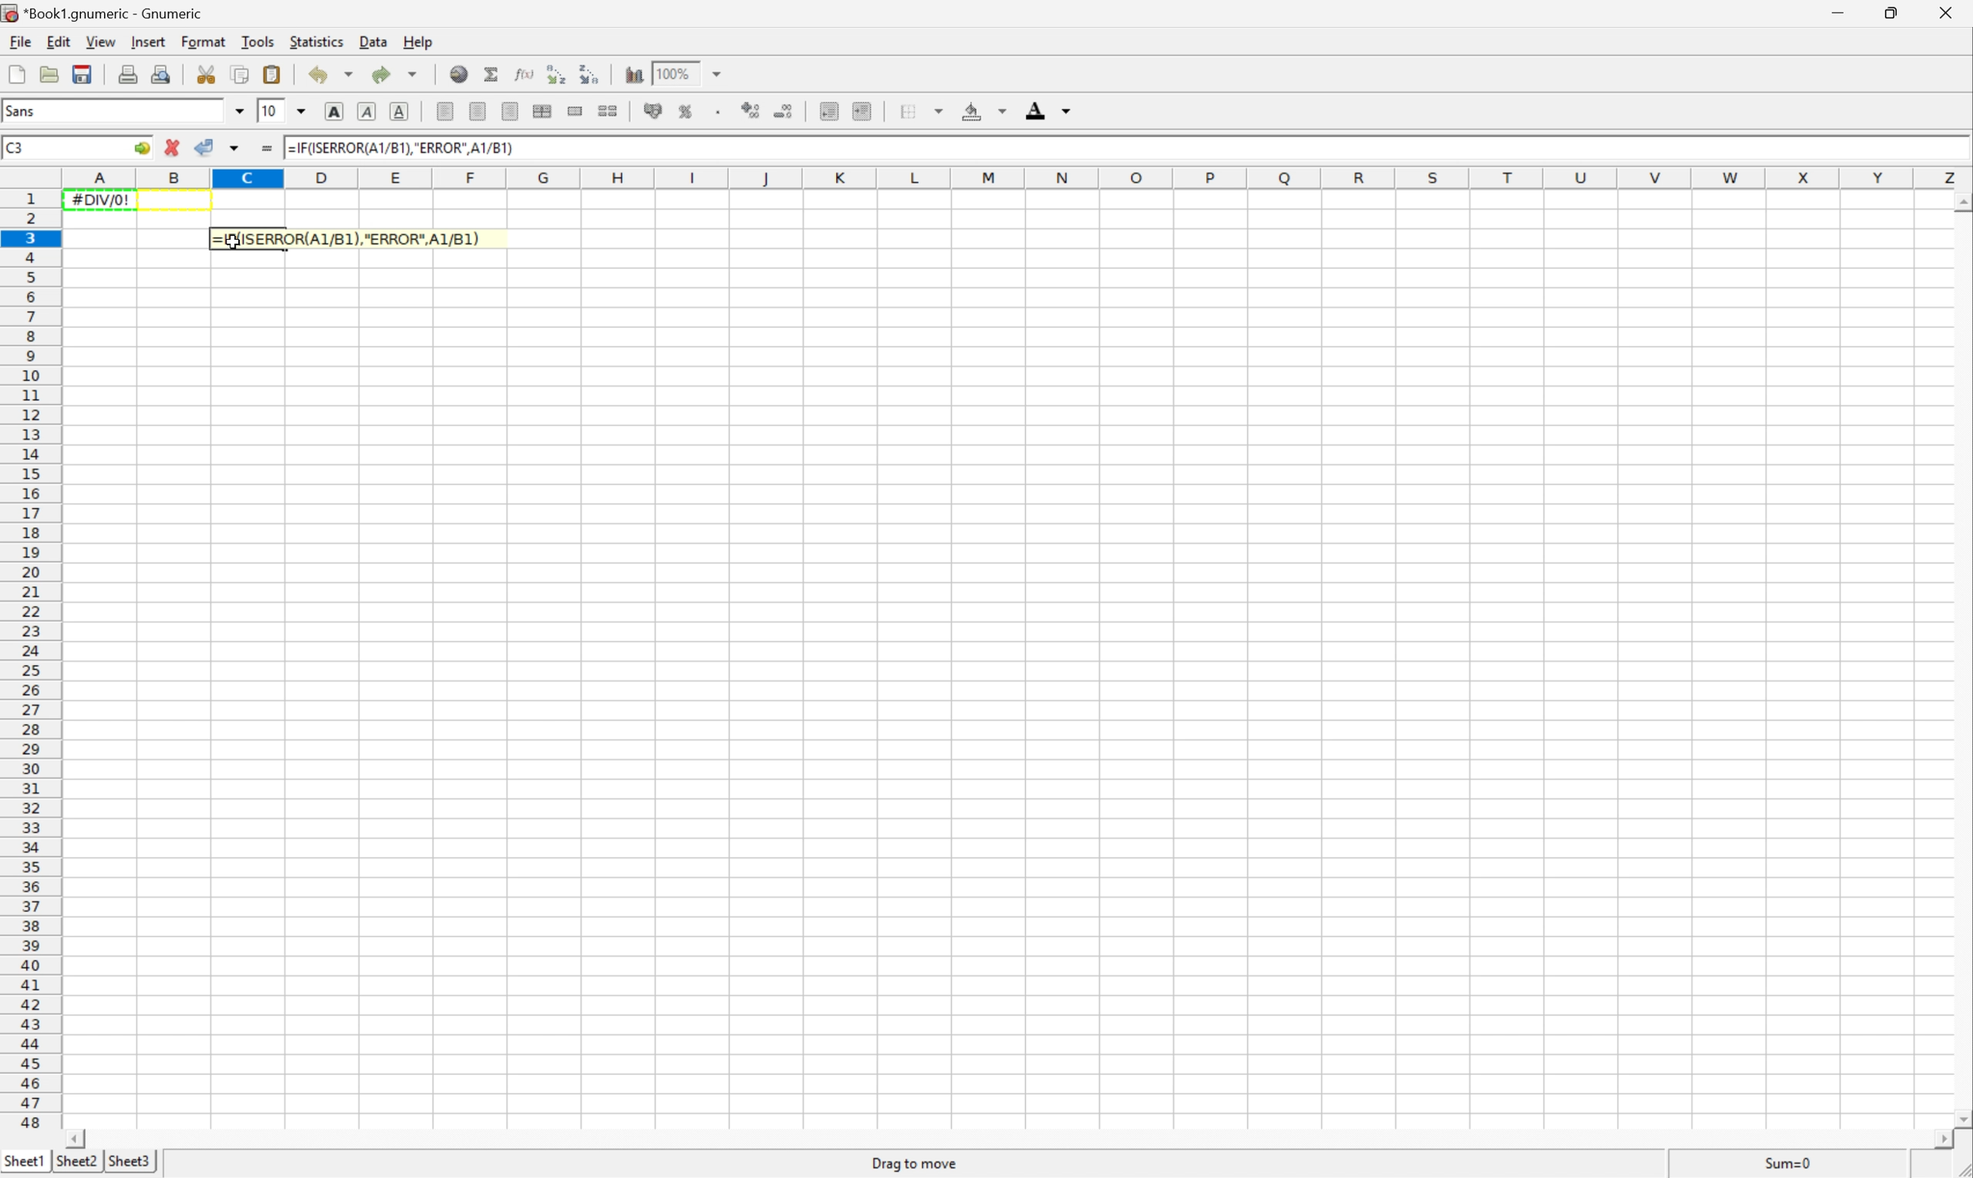 Image resolution: width=1973 pixels, height=1178 pixels. What do you see at coordinates (381, 76) in the screenshot?
I see `Redo` at bounding box center [381, 76].